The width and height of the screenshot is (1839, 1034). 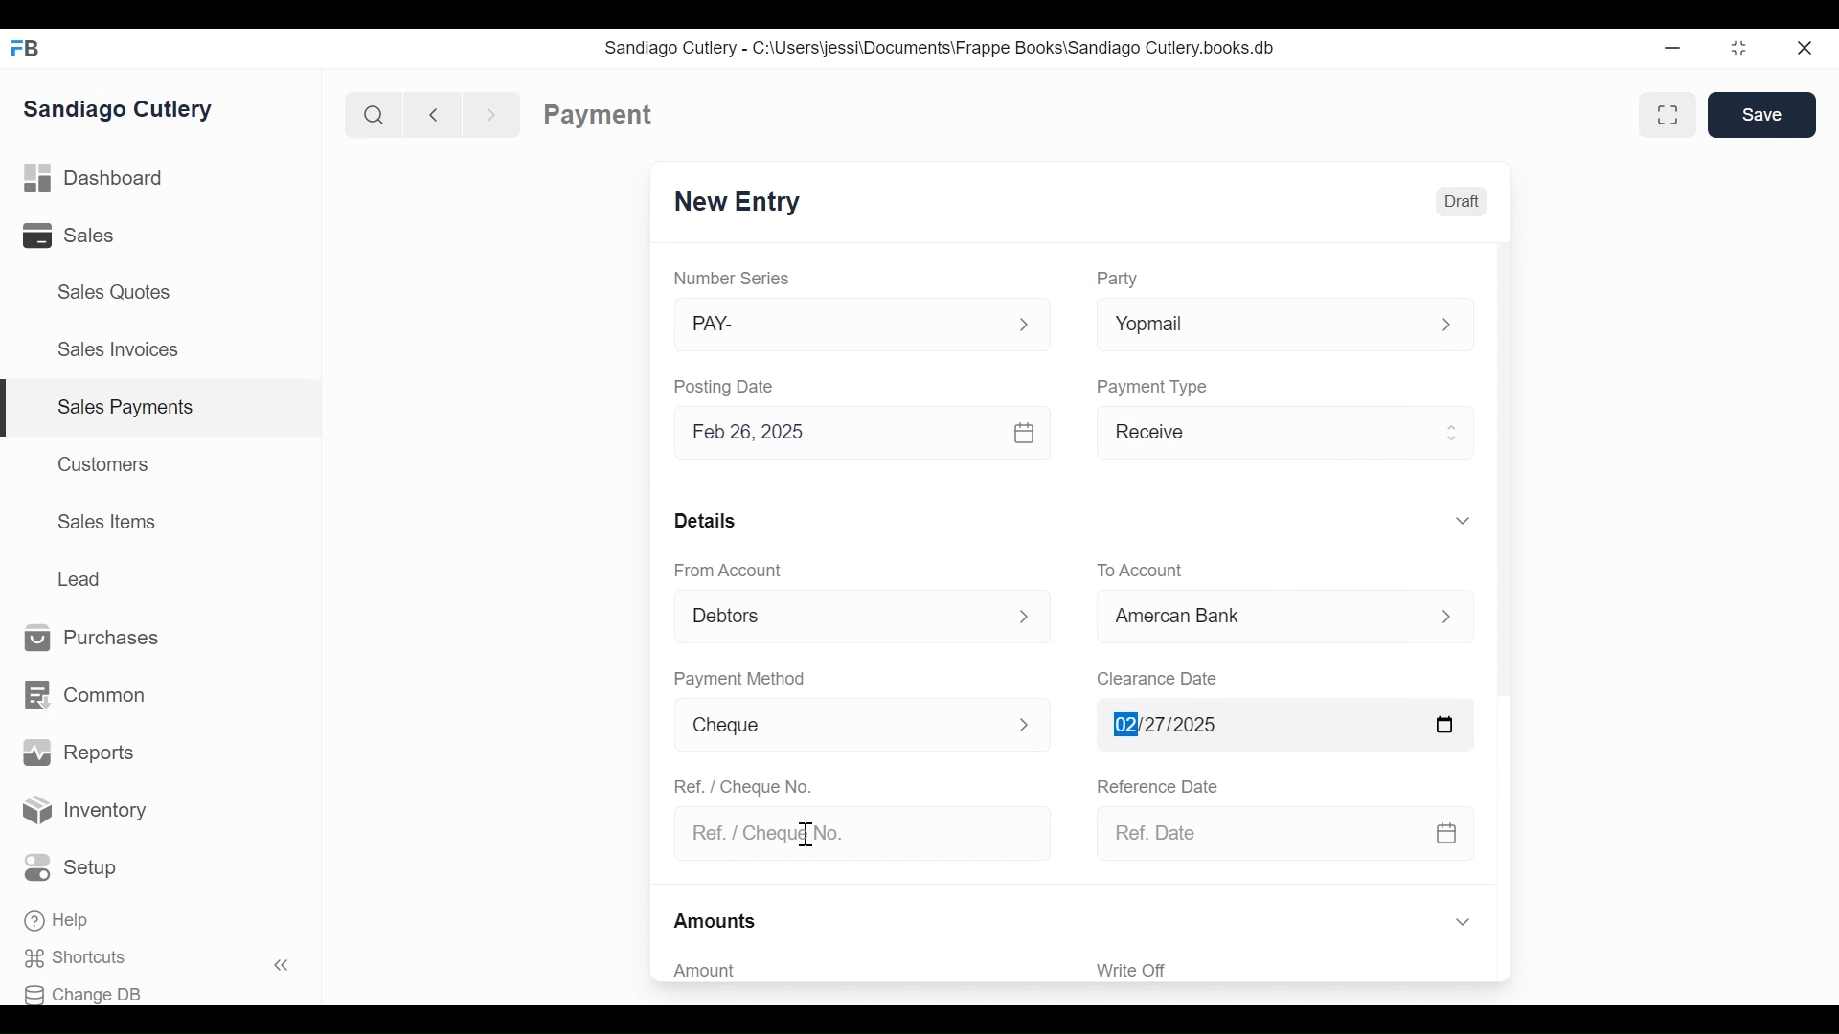 What do you see at coordinates (839, 433) in the screenshot?
I see `Feb 26, 2025 ` at bounding box center [839, 433].